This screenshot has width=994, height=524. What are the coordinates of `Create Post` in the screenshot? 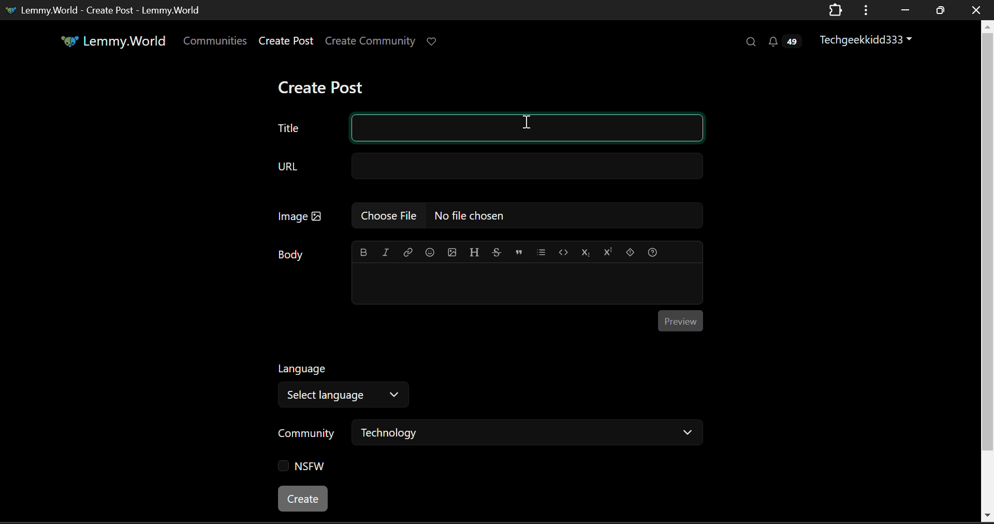 It's located at (324, 85).